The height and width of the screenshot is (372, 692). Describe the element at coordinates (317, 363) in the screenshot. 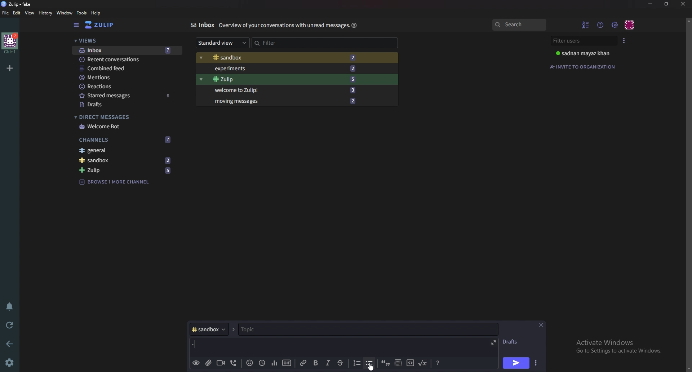

I see `bold` at that location.